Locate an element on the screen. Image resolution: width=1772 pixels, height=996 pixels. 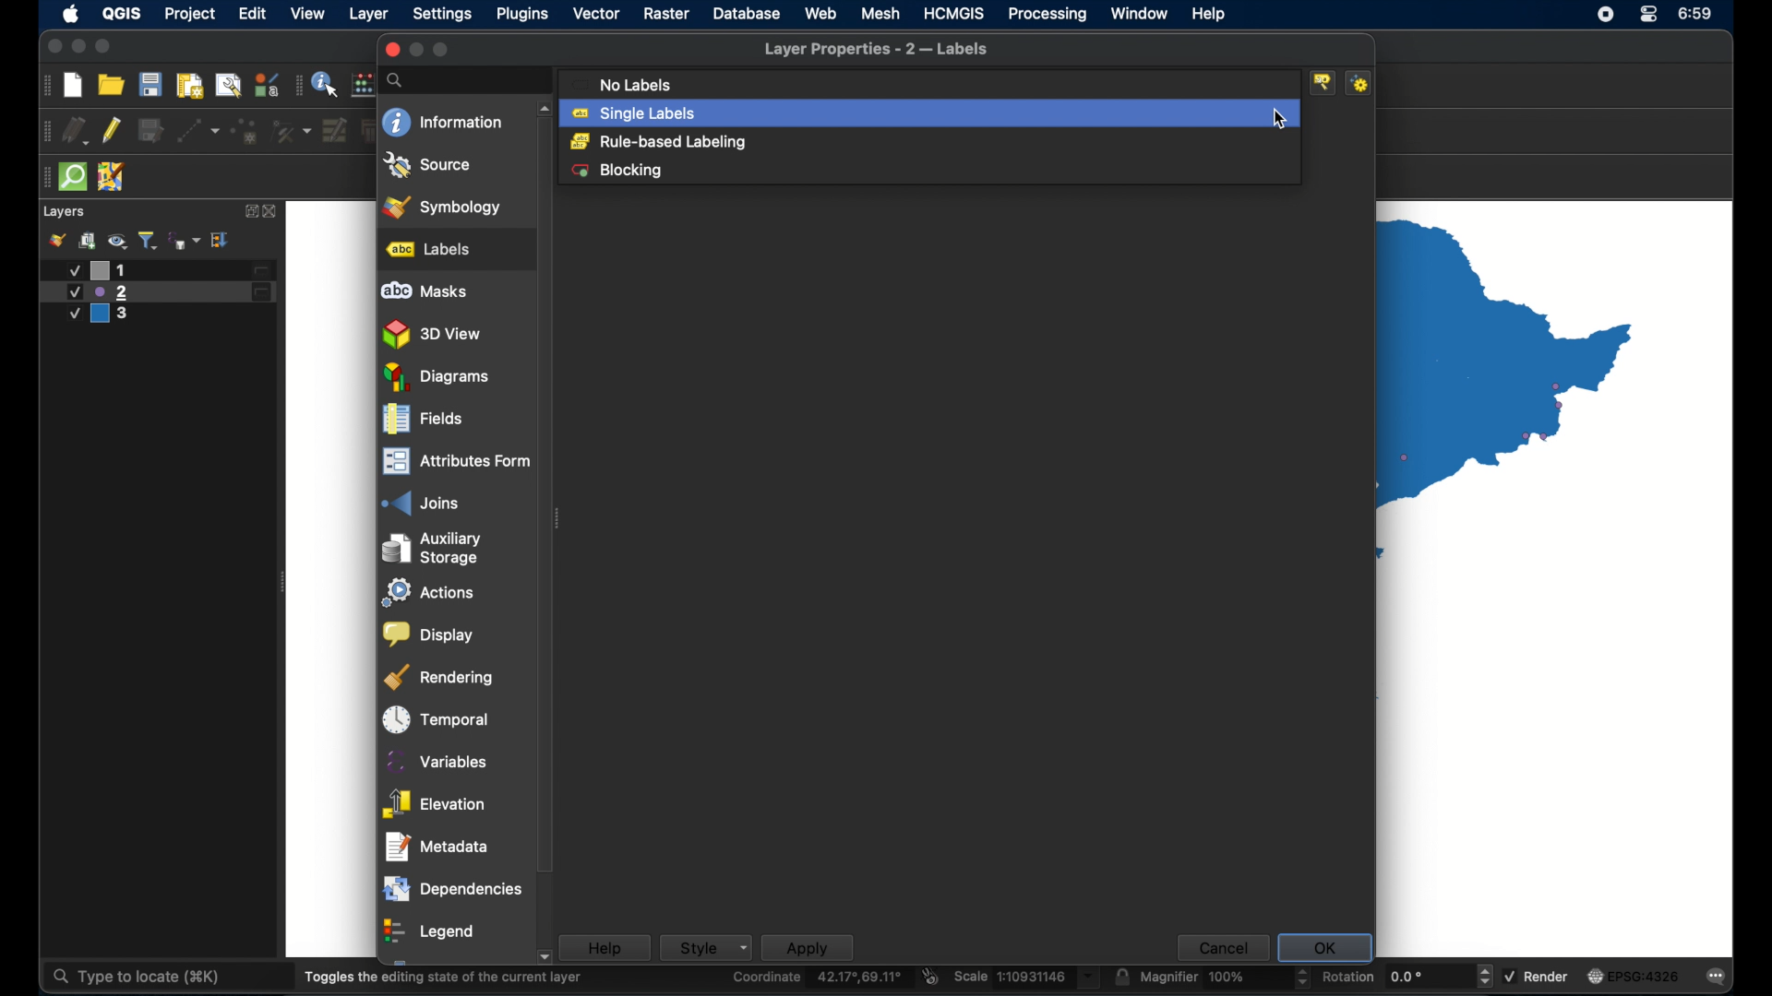
blocking is located at coordinates (620, 171).